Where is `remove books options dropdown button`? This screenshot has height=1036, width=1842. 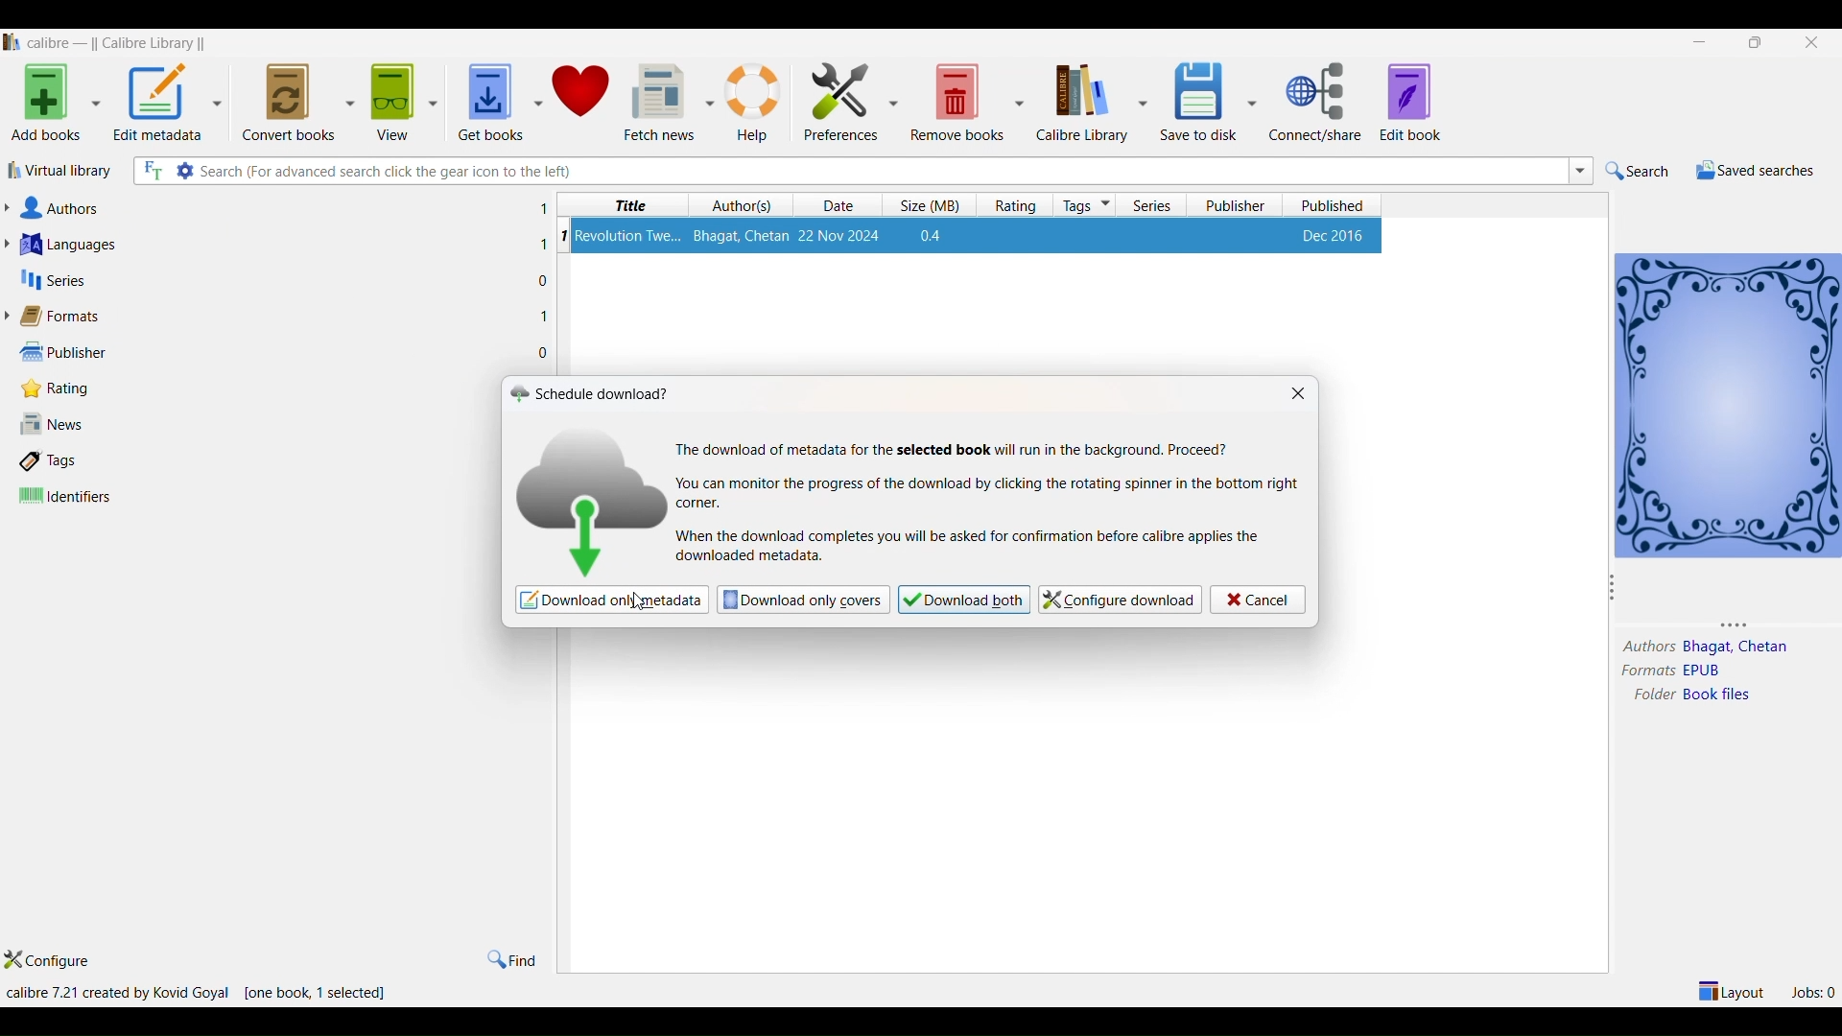 remove books options dropdown button is located at coordinates (1020, 96).